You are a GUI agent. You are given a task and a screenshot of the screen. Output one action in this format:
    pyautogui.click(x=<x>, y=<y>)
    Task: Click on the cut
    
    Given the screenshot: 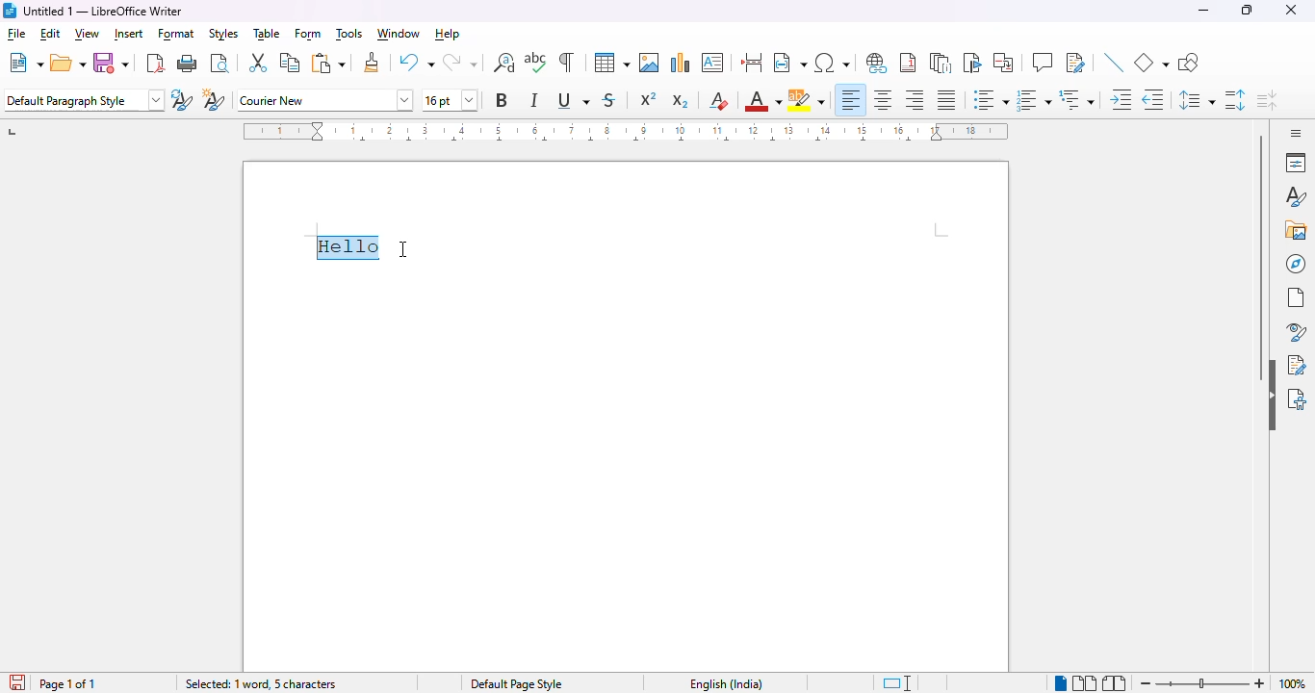 What is the action you would take?
    pyautogui.click(x=258, y=63)
    